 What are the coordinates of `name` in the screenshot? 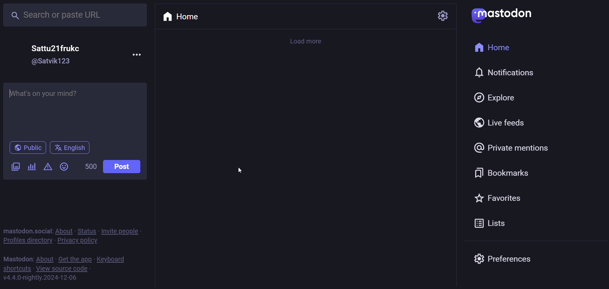 It's located at (56, 48).